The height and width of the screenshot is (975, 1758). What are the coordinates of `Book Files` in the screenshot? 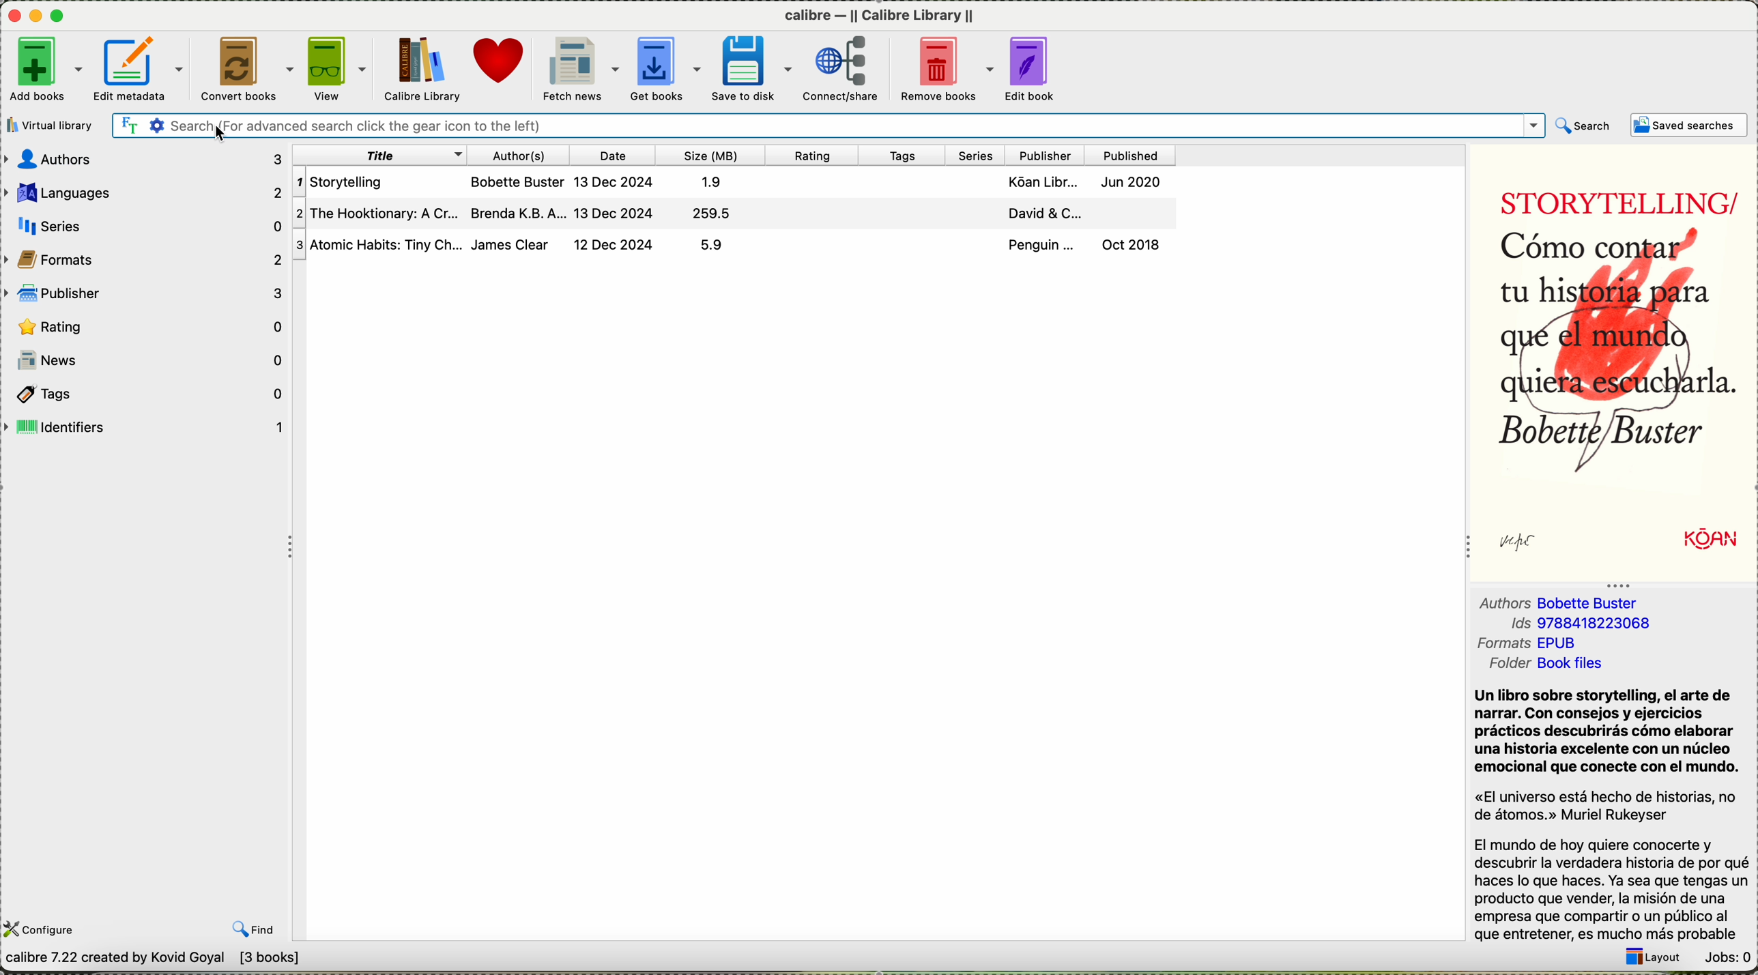 It's located at (1572, 665).